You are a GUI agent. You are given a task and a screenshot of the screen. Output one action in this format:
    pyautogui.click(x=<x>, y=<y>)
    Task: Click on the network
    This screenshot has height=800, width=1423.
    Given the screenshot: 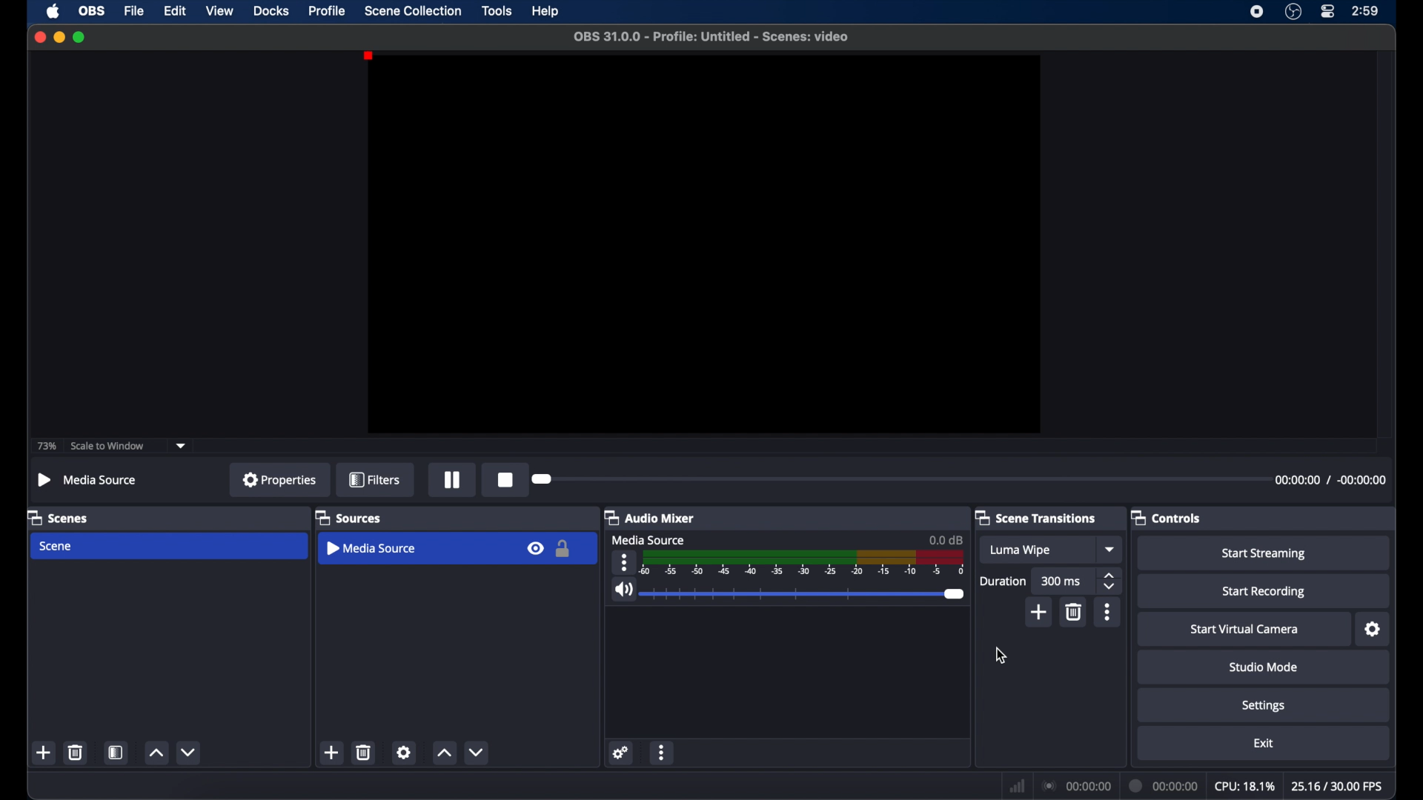 What is the action you would take?
    pyautogui.click(x=1018, y=787)
    